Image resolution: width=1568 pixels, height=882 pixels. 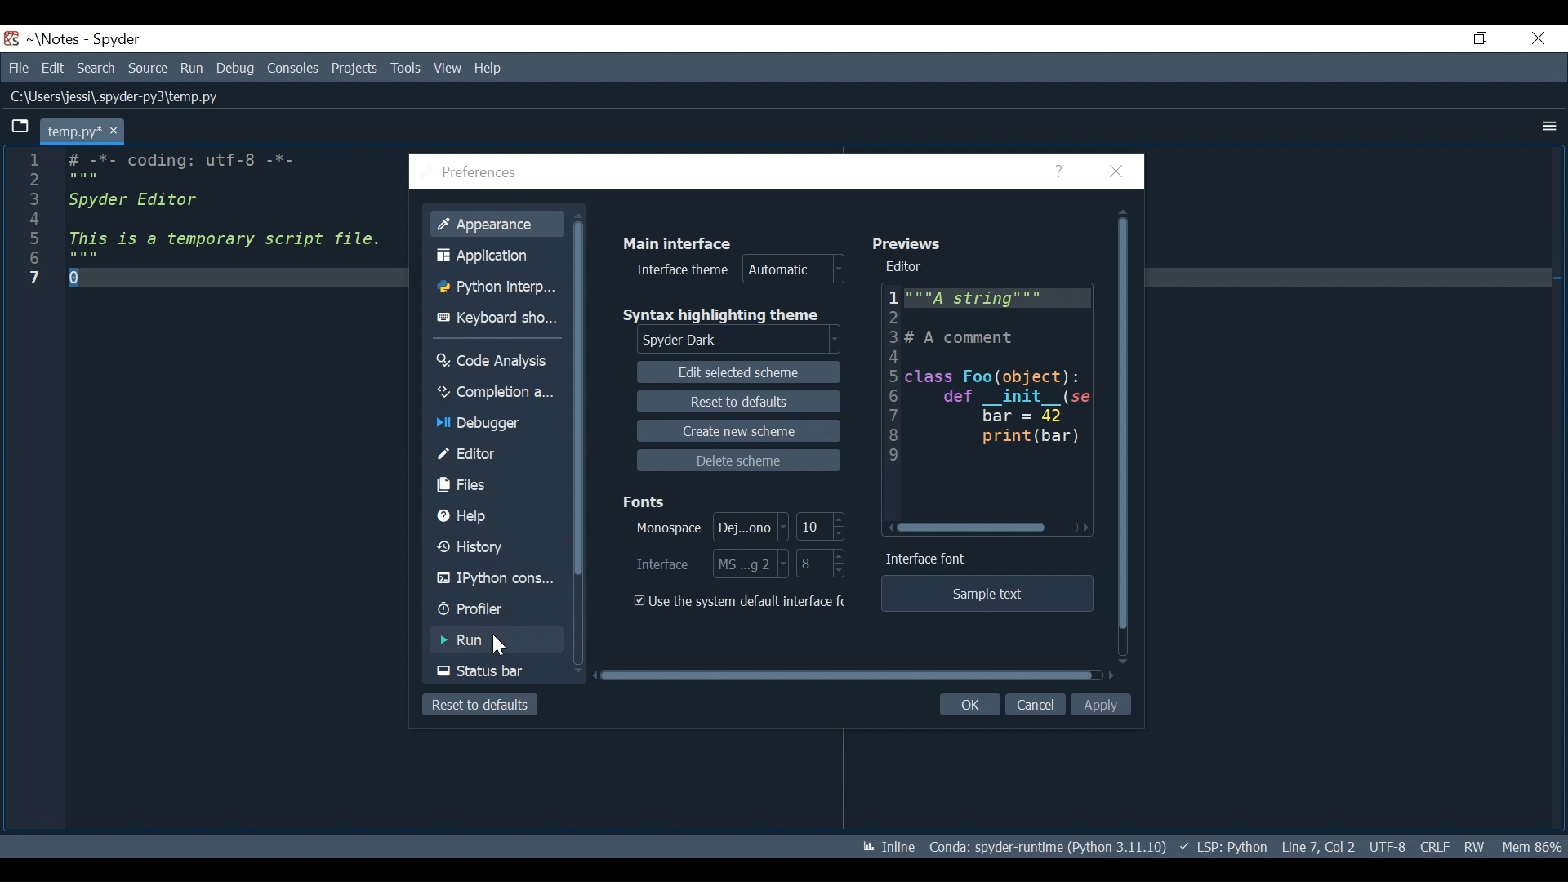 I want to click on Delete Scheme, so click(x=730, y=461).